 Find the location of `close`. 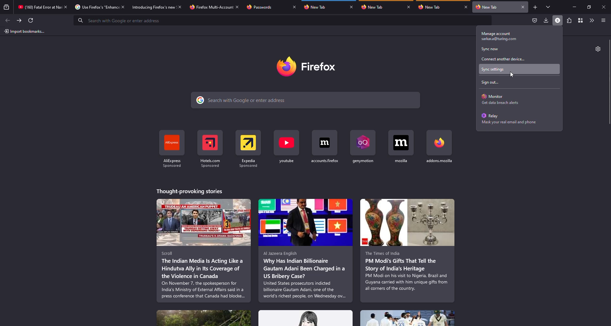

close is located at coordinates (521, 7).